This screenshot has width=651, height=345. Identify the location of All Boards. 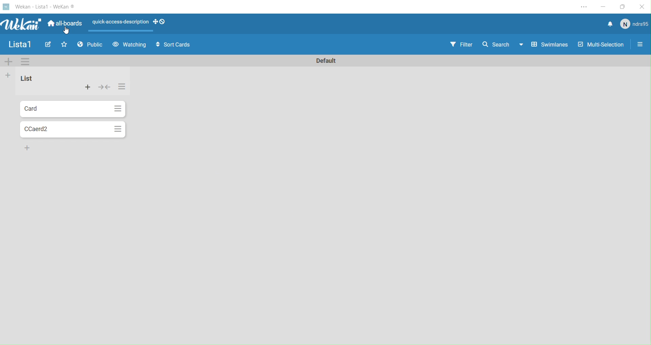
(64, 25).